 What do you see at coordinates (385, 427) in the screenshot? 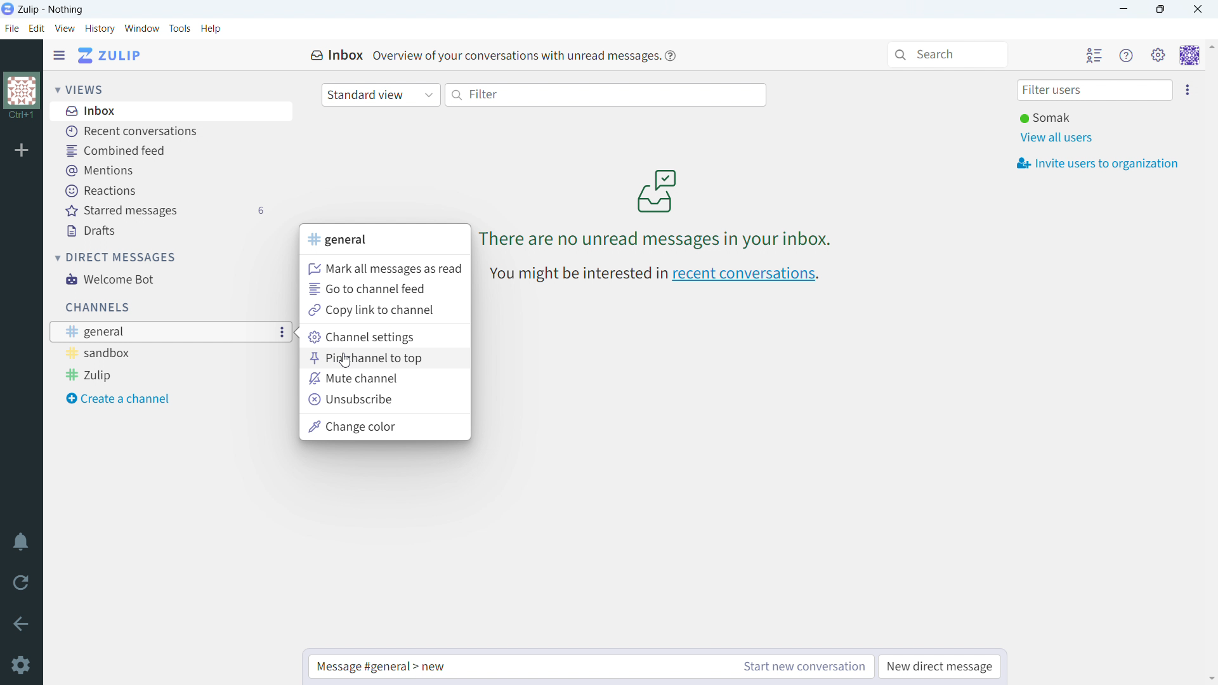
I see `change color` at bounding box center [385, 427].